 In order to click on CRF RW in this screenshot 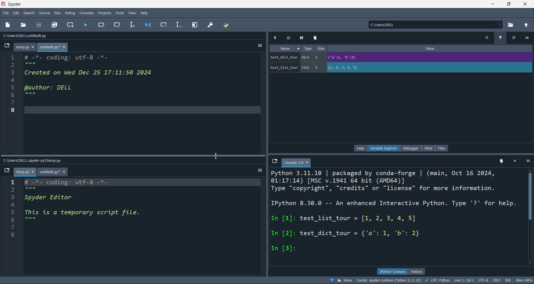, I will do `click(503, 280)`.